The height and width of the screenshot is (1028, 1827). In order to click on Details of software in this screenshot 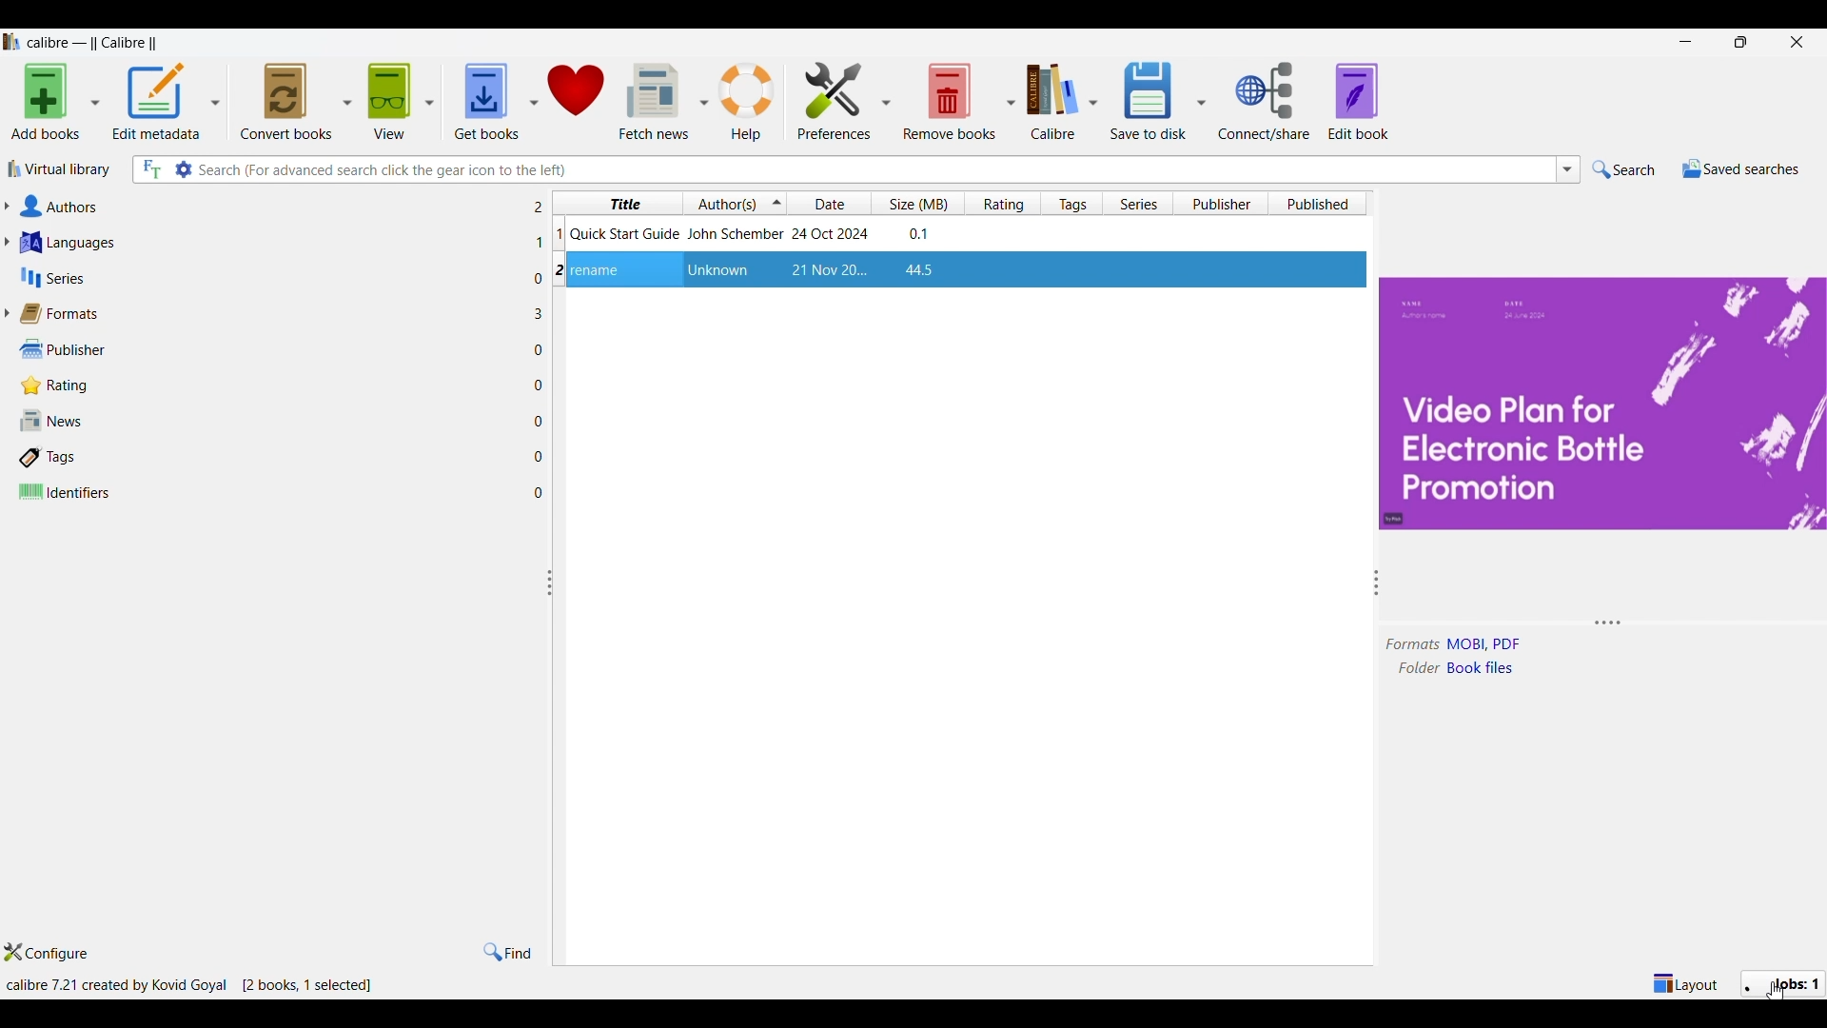, I will do `click(189, 985)`.